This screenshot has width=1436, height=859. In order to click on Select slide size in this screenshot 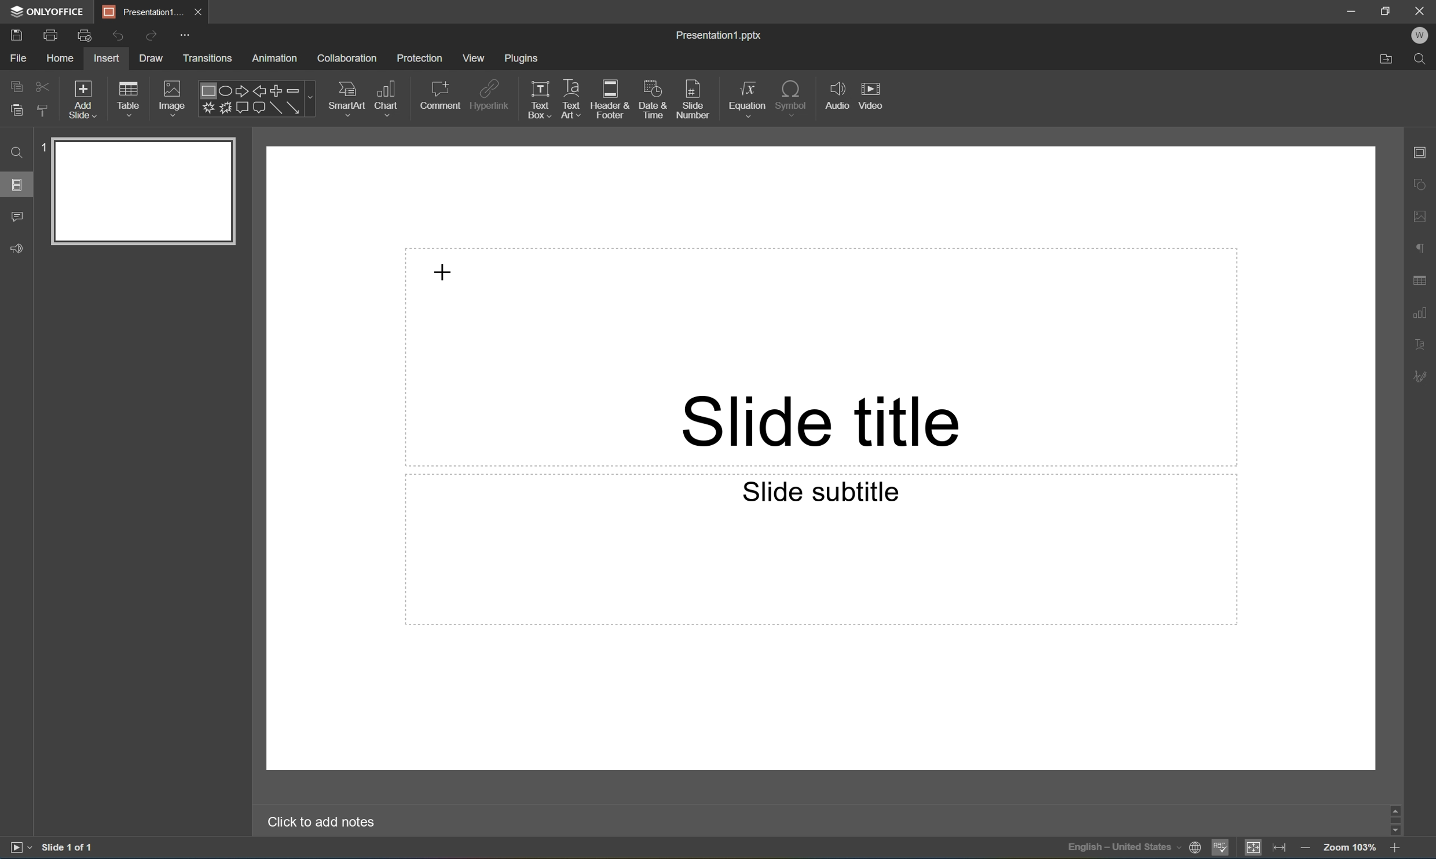, I will do `click(646, 111)`.